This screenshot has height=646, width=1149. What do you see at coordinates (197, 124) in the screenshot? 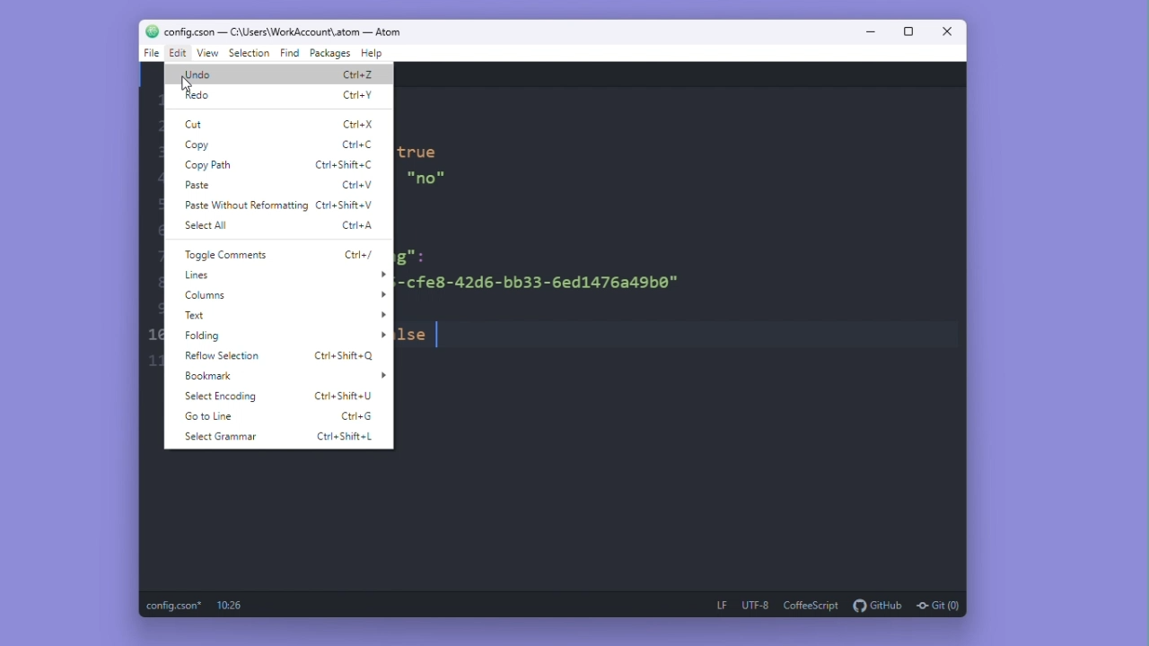
I see `Cut ` at bounding box center [197, 124].